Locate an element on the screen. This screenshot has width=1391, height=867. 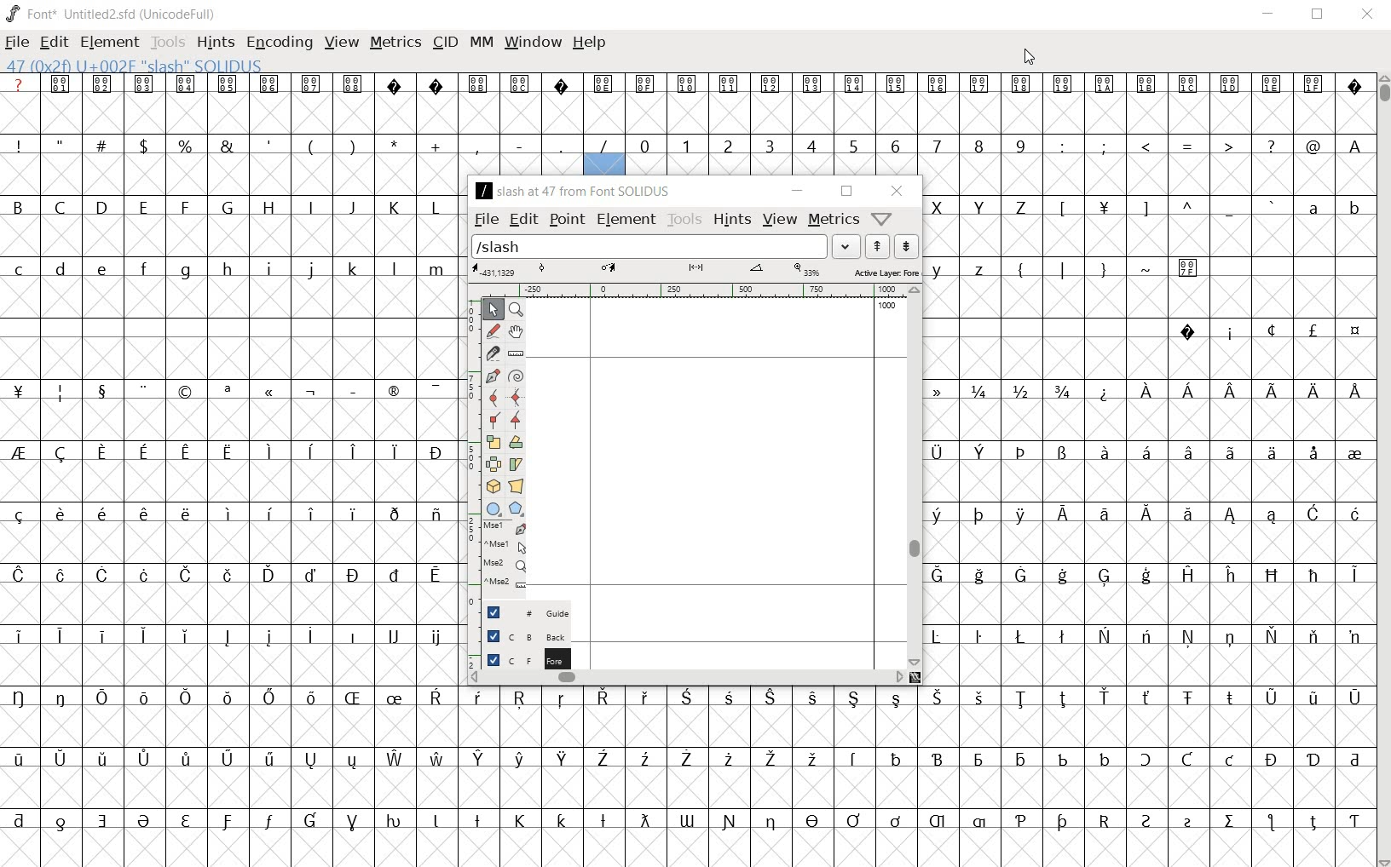
special letters is located at coordinates (1147, 451).